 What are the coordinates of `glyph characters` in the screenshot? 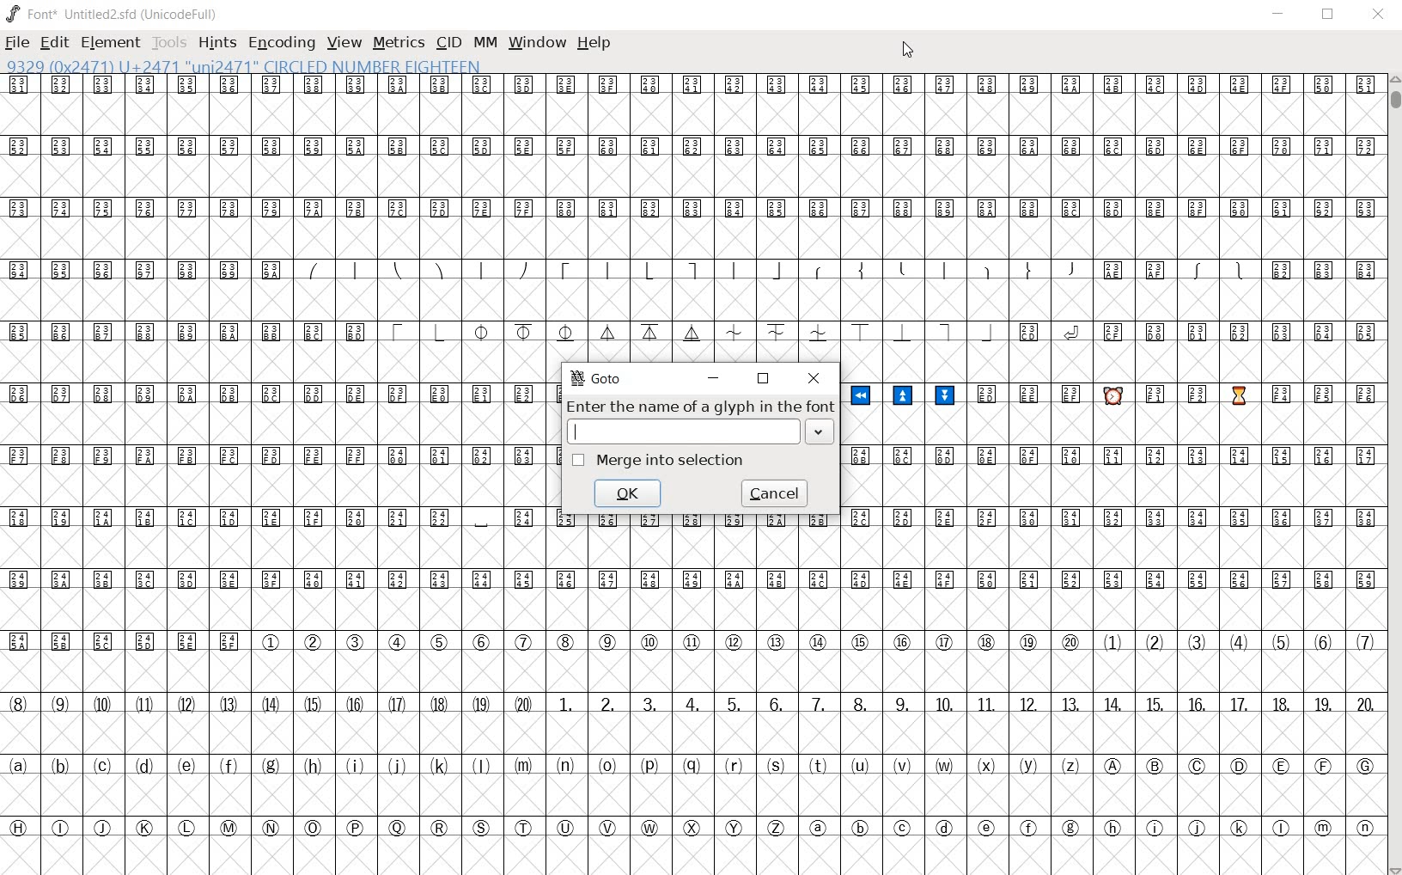 It's located at (966, 197).